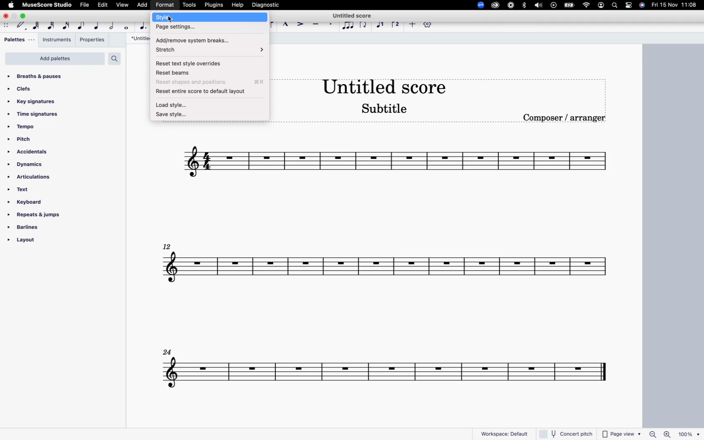 The width and height of the screenshot is (704, 440). What do you see at coordinates (272, 26) in the screenshot?
I see `slur` at bounding box center [272, 26].